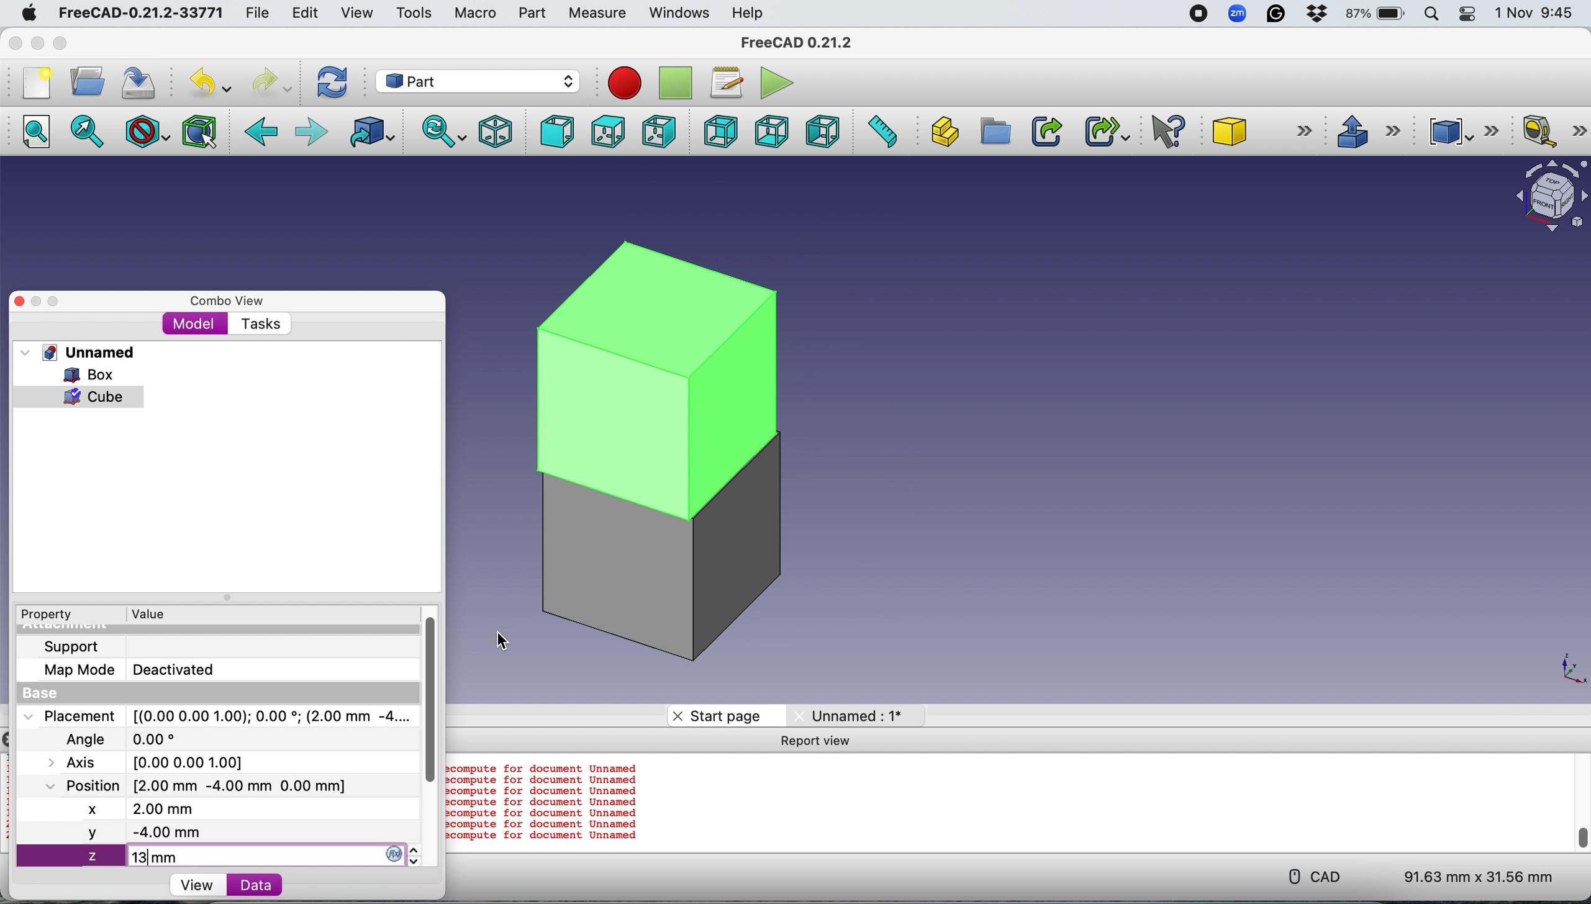 The width and height of the screenshot is (1591, 904). Describe the element at coordinates (1566, 671) in the screenshot. I see `x-y plane` at that location.